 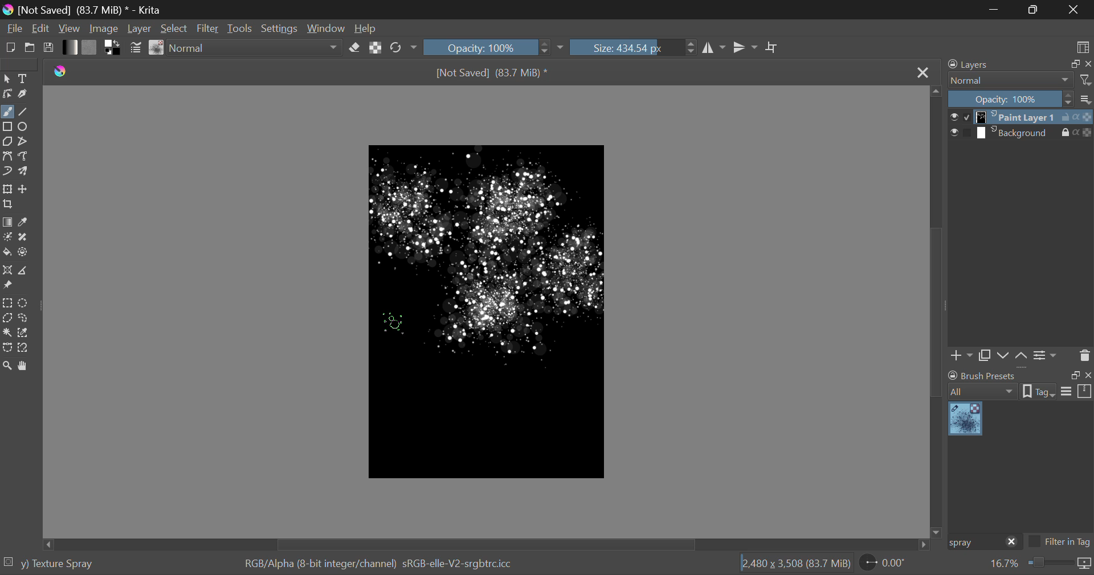 I want to click on Choose Workspace, so click(x=1083, y=47).